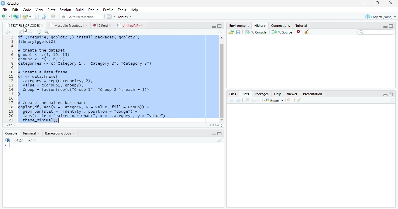 The height and width of the screenshot is (209, 398). I want to click on maximize, so click(377, 3).